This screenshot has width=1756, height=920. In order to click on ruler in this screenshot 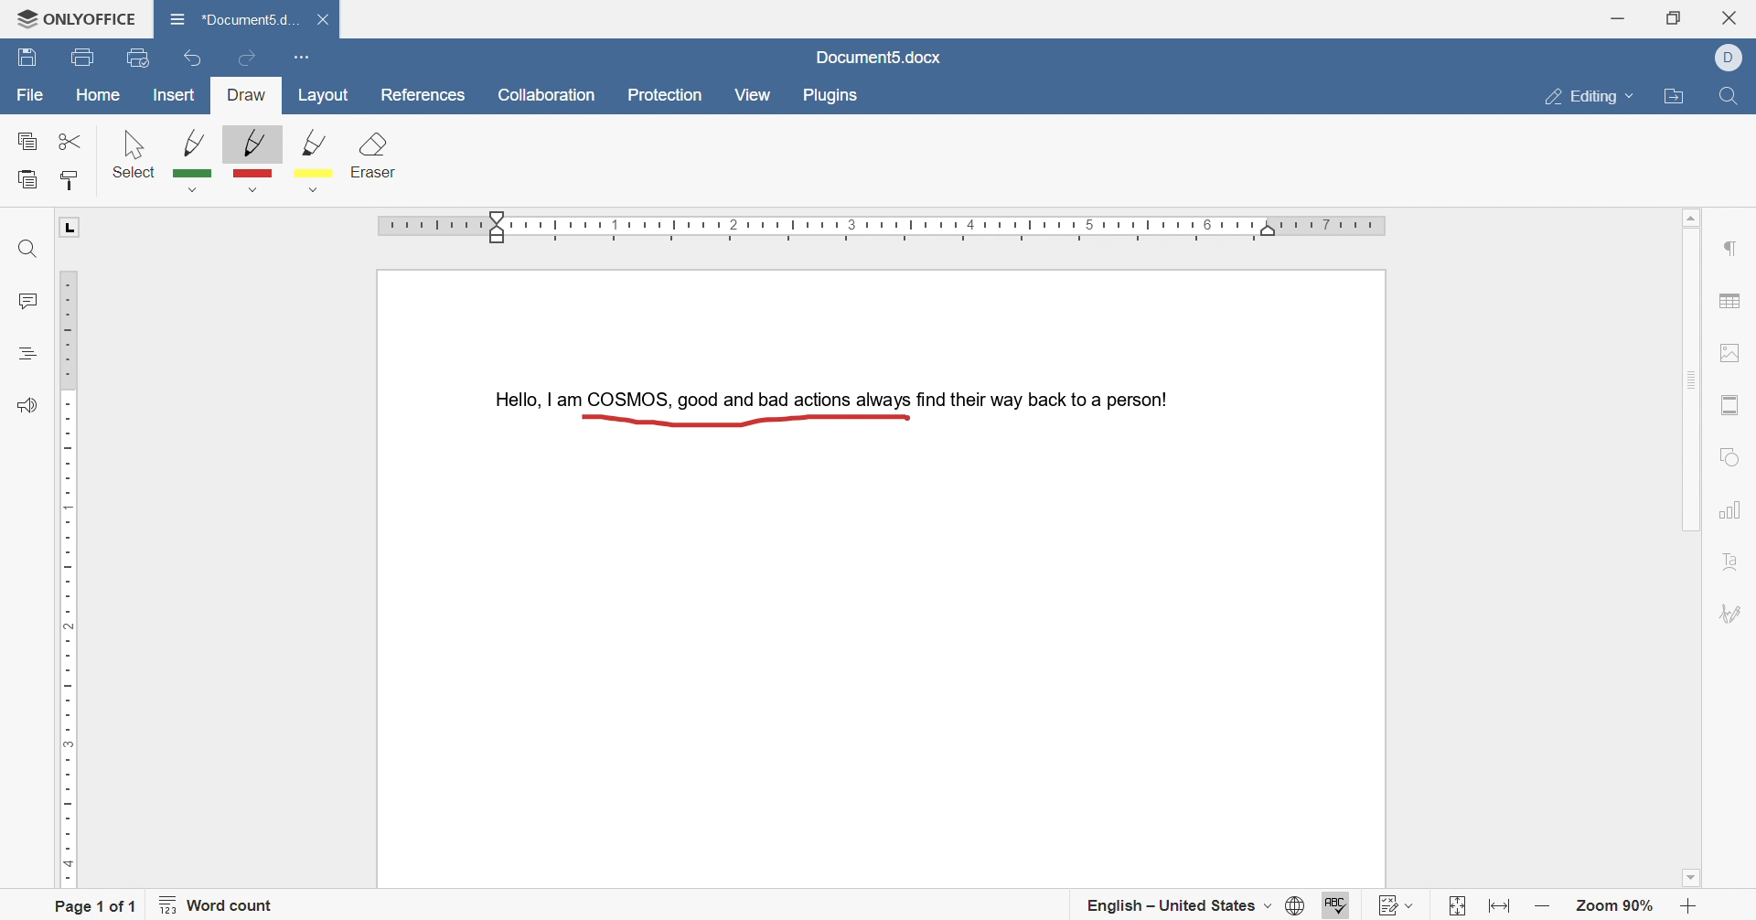, I will do `click(887, 228)`.